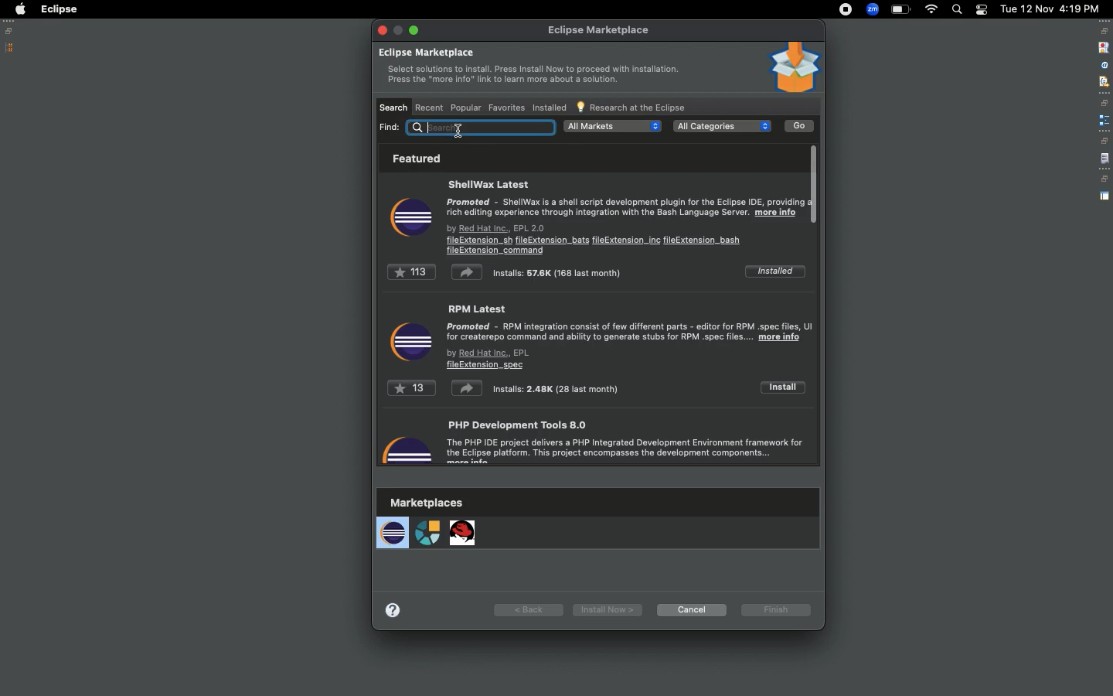 The image size is (1113, 696). What do you see at coordinates (428, 523) in the screenshot?
I see `Marketplaces` at bounding box center [428, 523].